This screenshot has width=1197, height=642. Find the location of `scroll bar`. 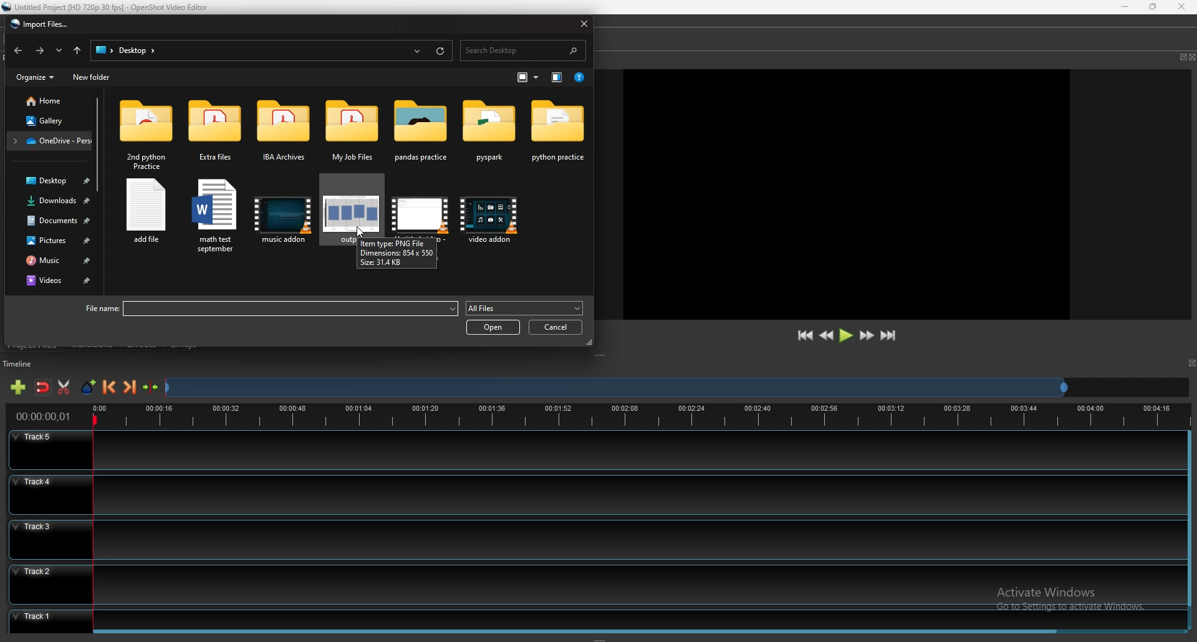

scroll bar is located at coordinates (99, 143).